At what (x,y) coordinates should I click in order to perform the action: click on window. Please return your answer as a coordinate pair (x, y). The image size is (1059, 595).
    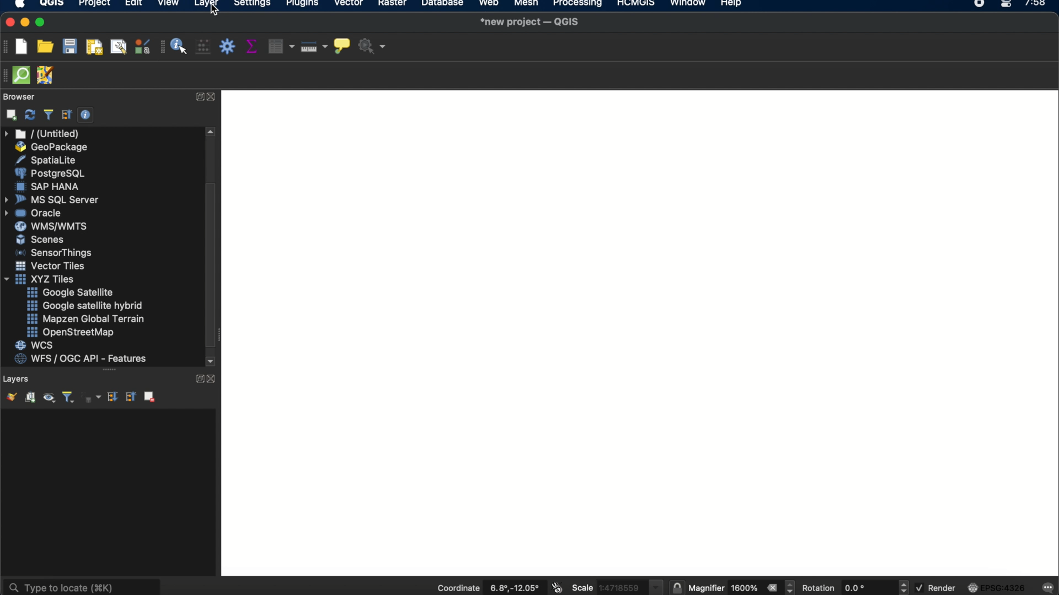
    Looking at the image, I should click on (690, 4).